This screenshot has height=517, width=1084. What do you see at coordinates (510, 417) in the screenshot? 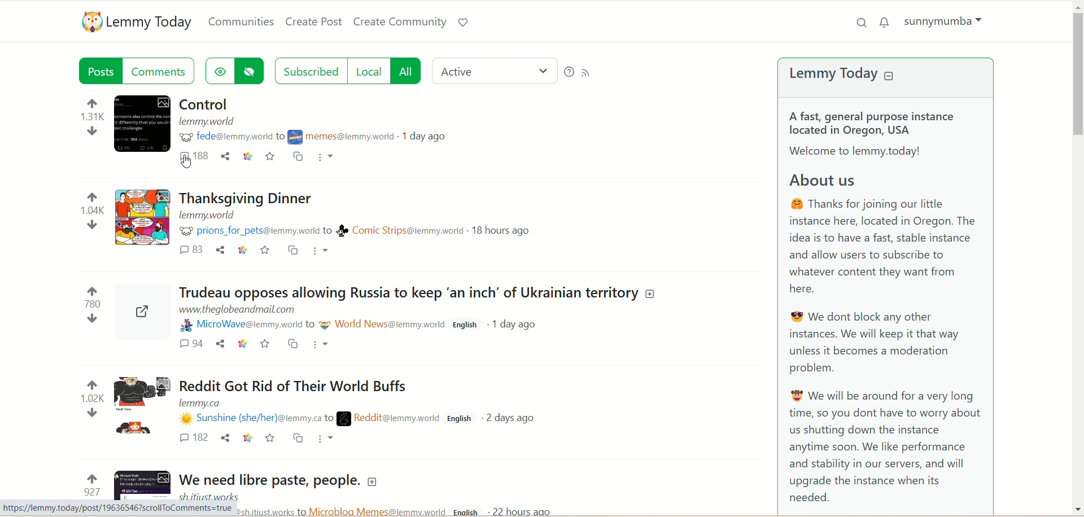
I see `2 days ago` at bounding box center [510, 417].